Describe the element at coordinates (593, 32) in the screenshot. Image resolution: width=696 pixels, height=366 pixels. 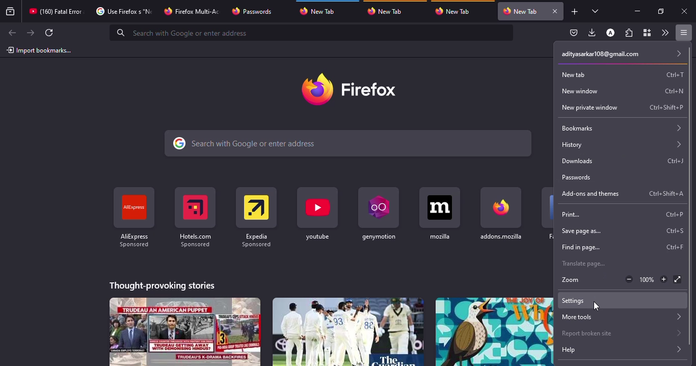
I see `downloads` at that location.